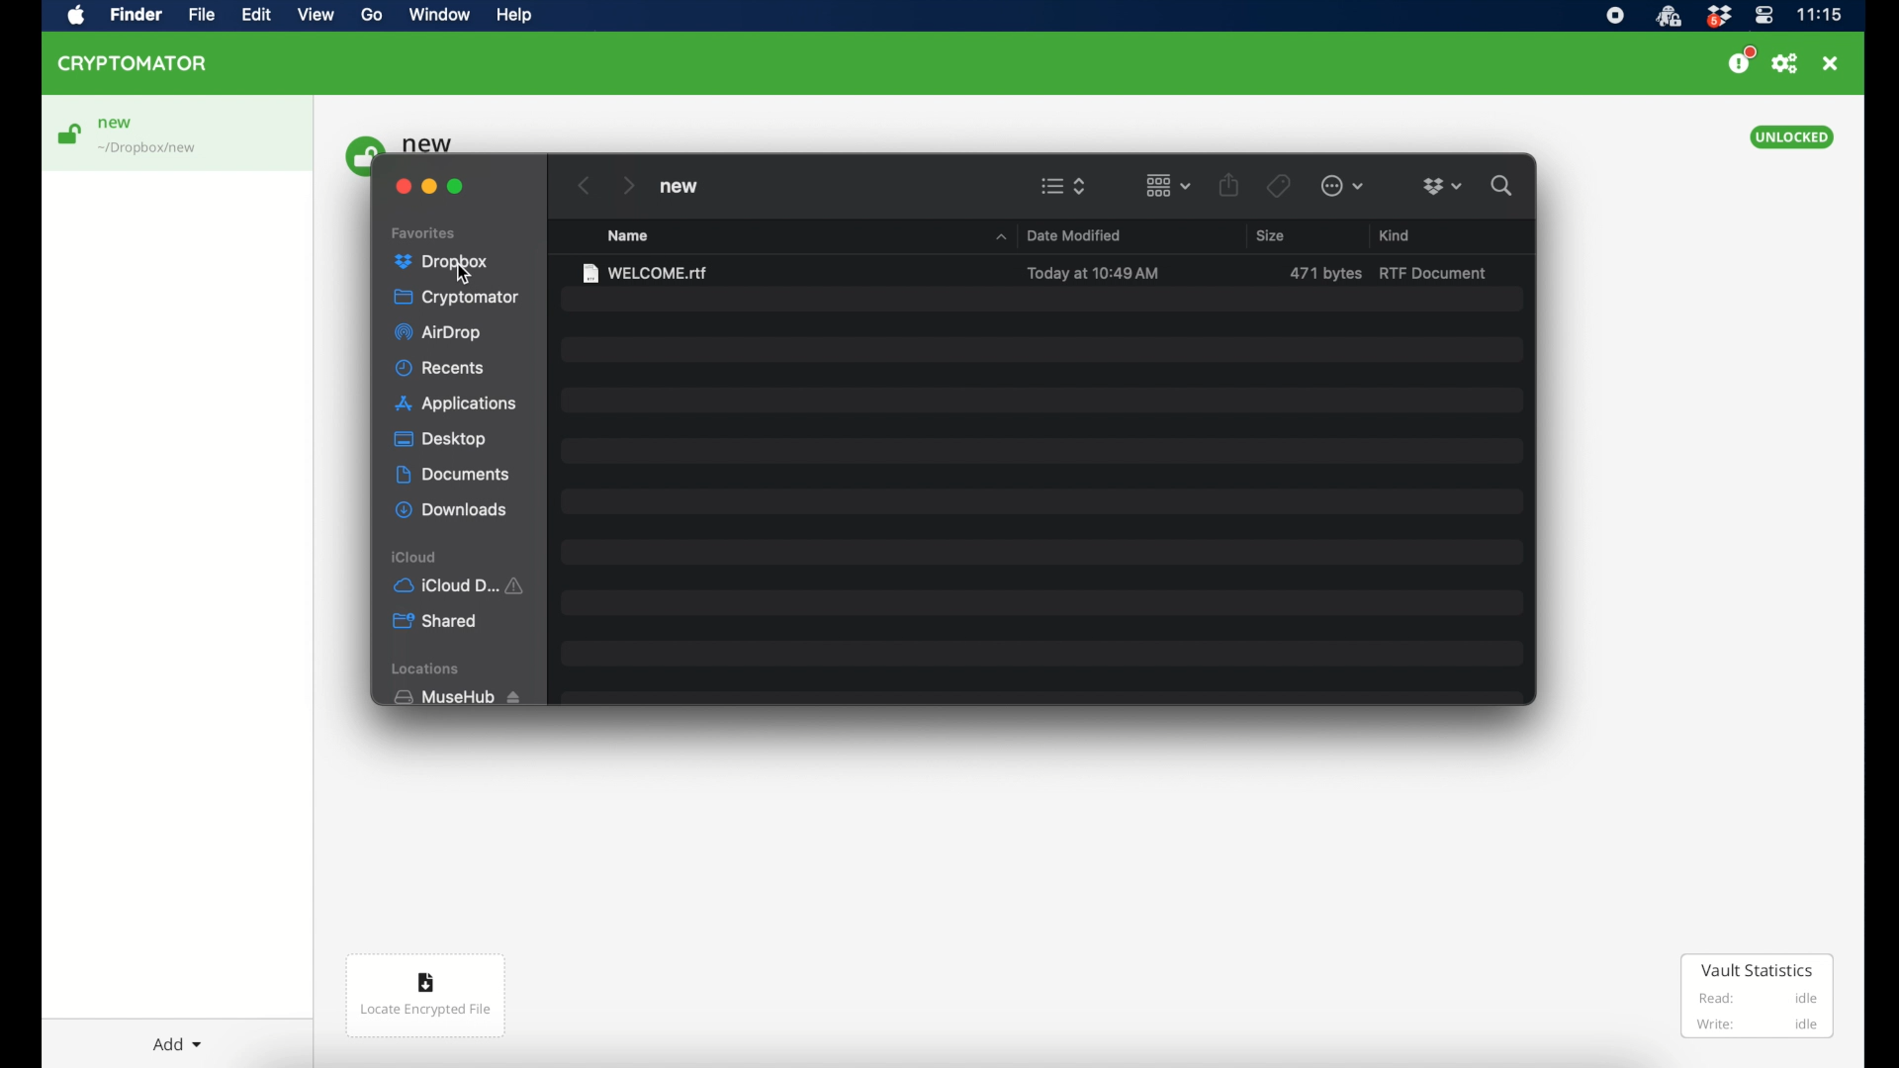 Image resolution: width=1899 pixels, height=1068 pixels. What do you see at coordinates (1325, 274) in the screenshot?
I see `size` at bounding box center [1325, 274].